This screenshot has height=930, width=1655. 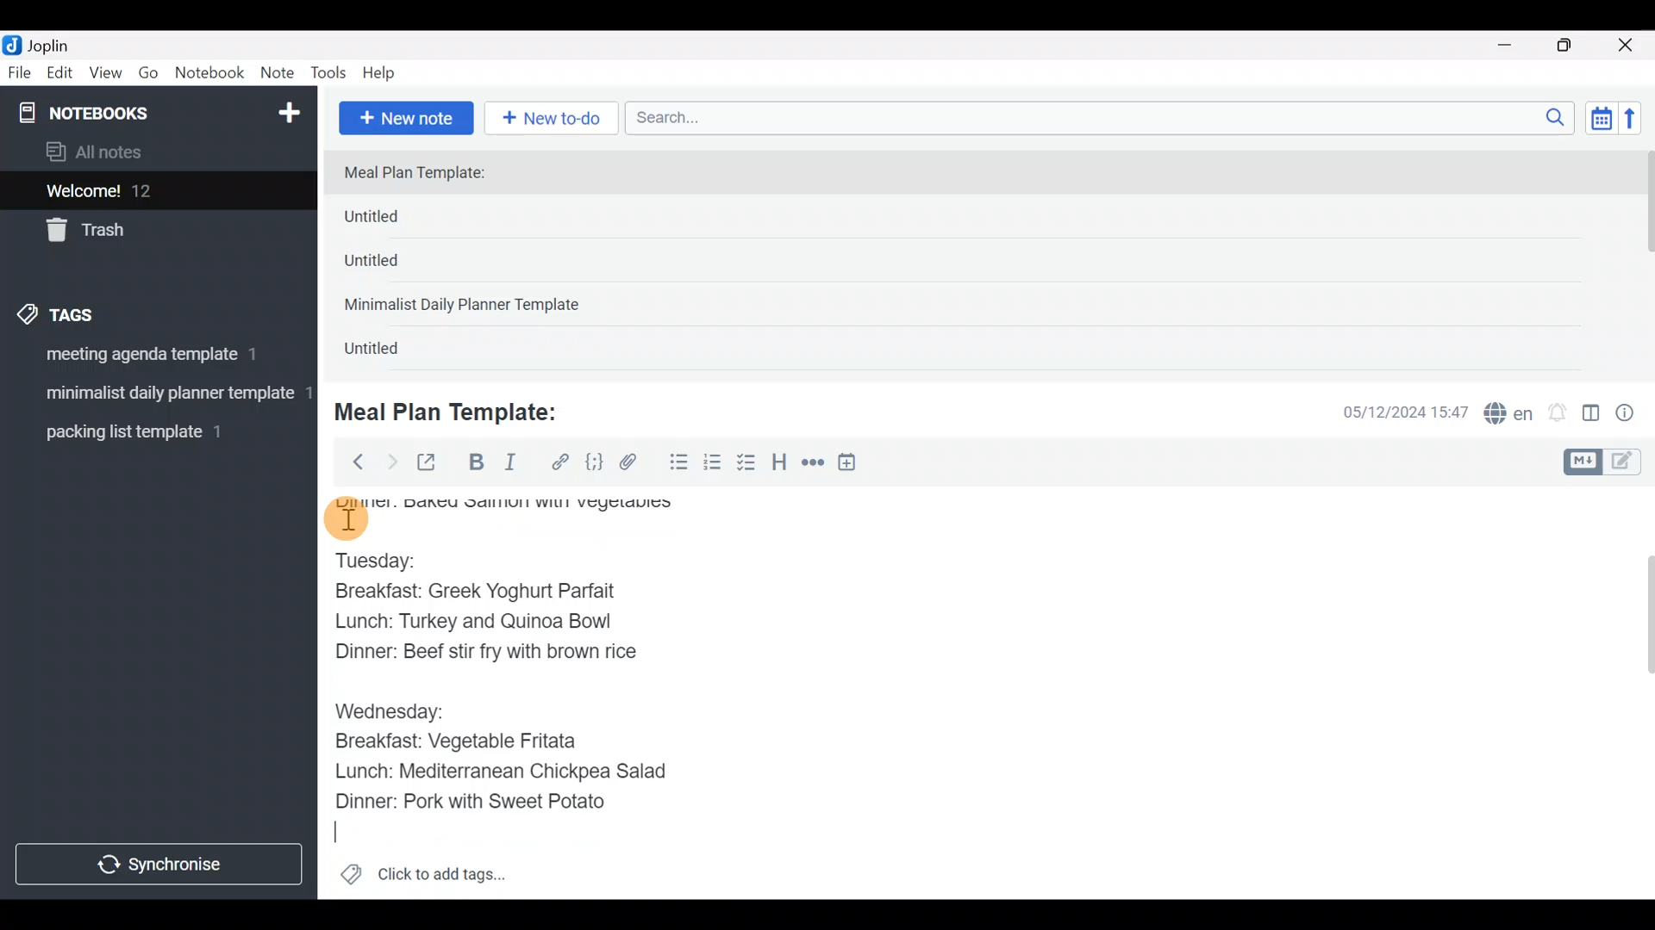 I want to click on Code, so click(x=592, y=462).